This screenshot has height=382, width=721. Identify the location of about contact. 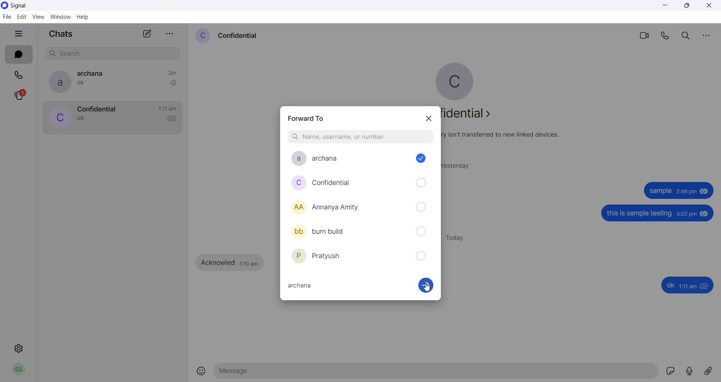
(472, 115).